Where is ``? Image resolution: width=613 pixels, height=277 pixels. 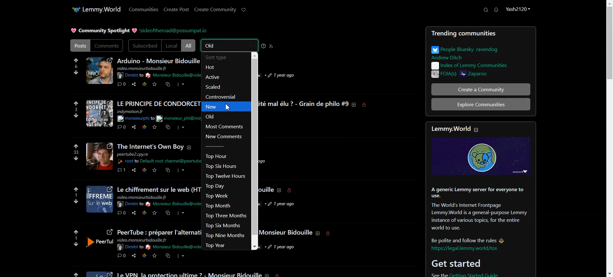
 is located at coordinates (121, 256).